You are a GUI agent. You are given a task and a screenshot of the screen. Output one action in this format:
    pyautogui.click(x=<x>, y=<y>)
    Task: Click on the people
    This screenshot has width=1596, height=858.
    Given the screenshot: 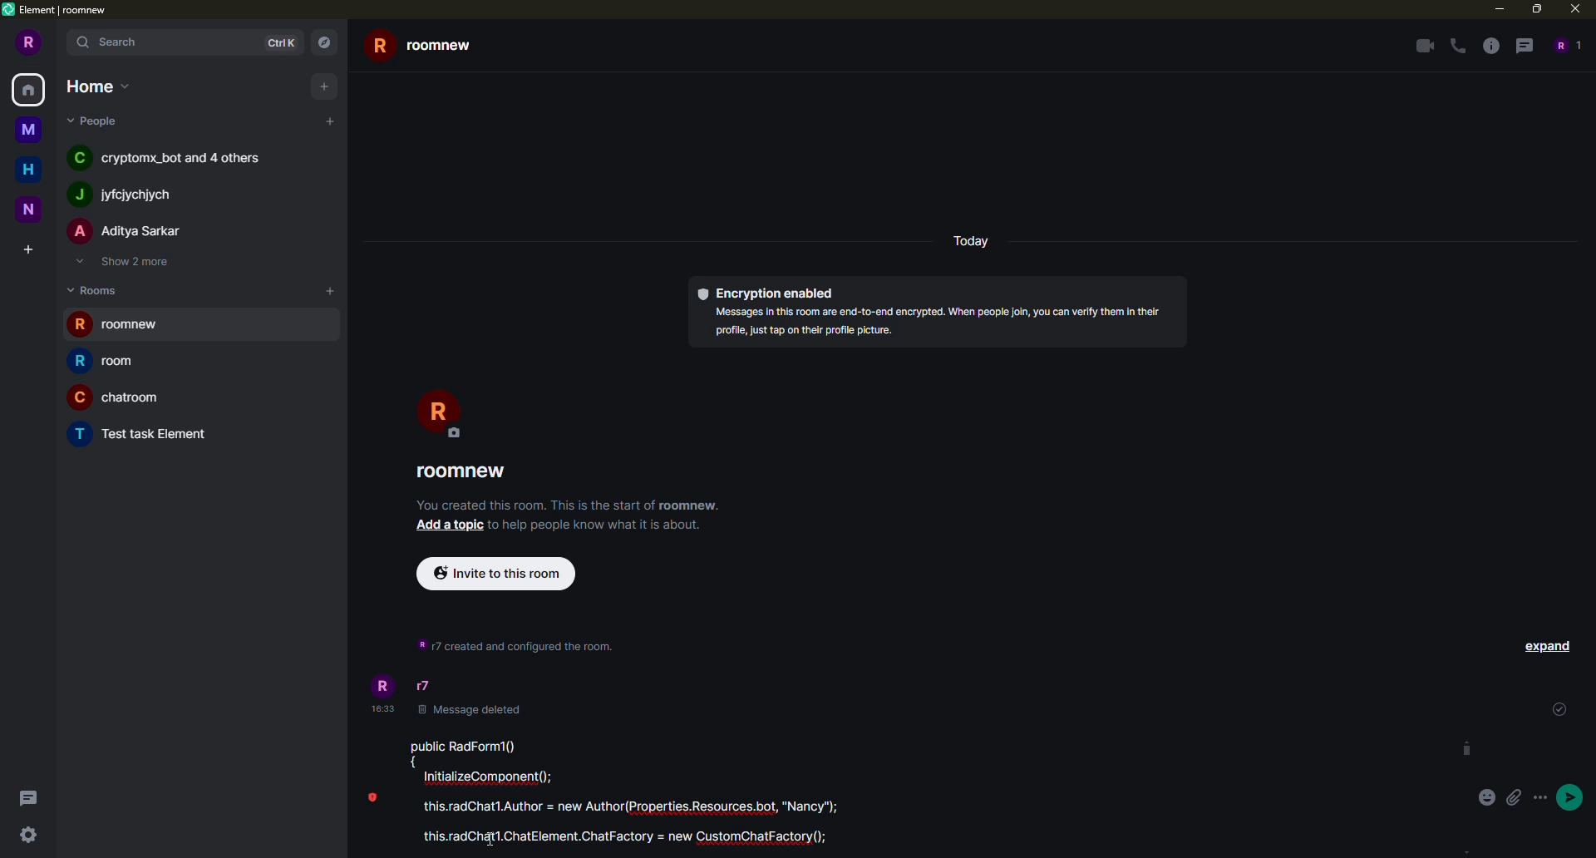 What is the action you would take?
    pyautogui.click(x=129, y=231)
    